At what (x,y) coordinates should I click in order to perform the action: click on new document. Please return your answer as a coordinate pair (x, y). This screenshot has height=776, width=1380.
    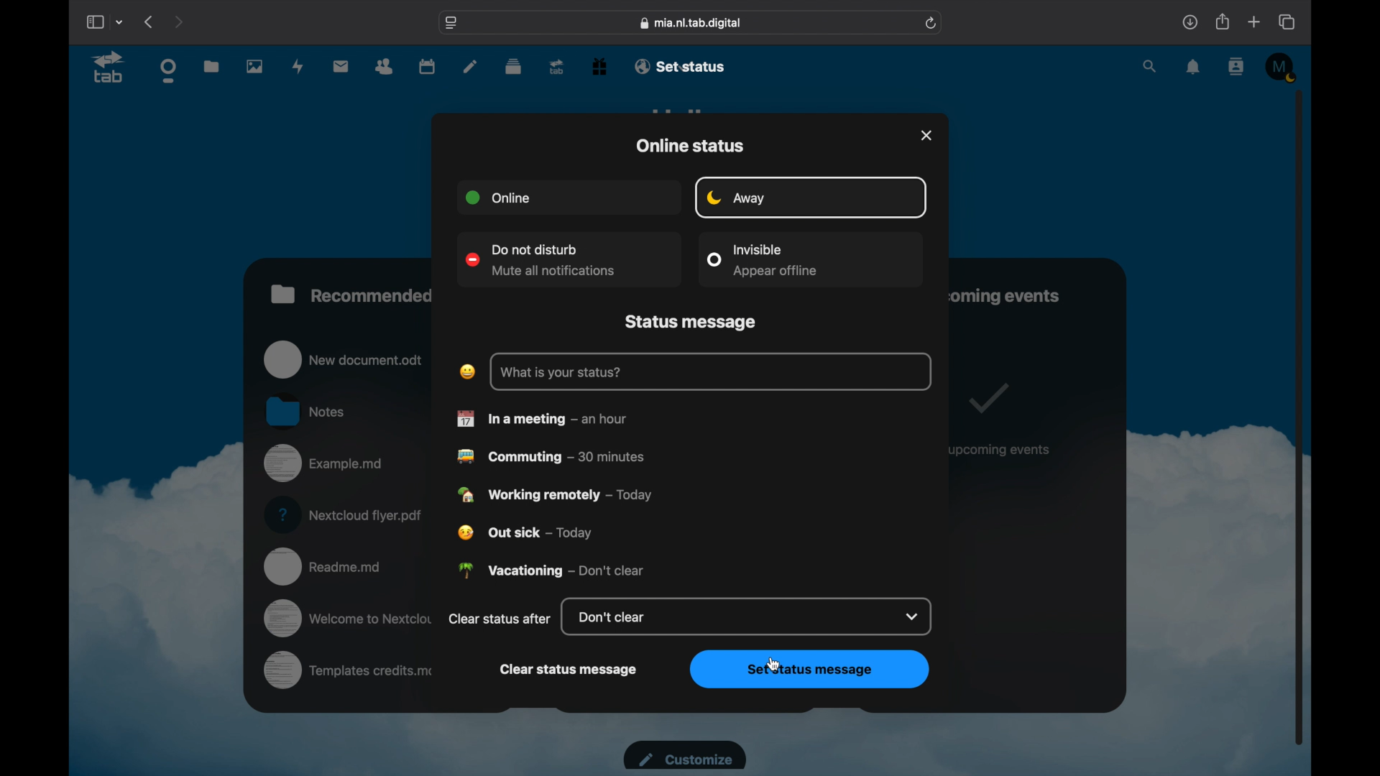
    Looking at the image, I should click on (345, 359).